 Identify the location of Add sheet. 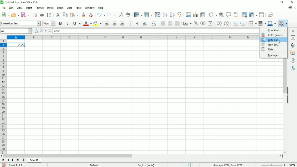
(24, 160).